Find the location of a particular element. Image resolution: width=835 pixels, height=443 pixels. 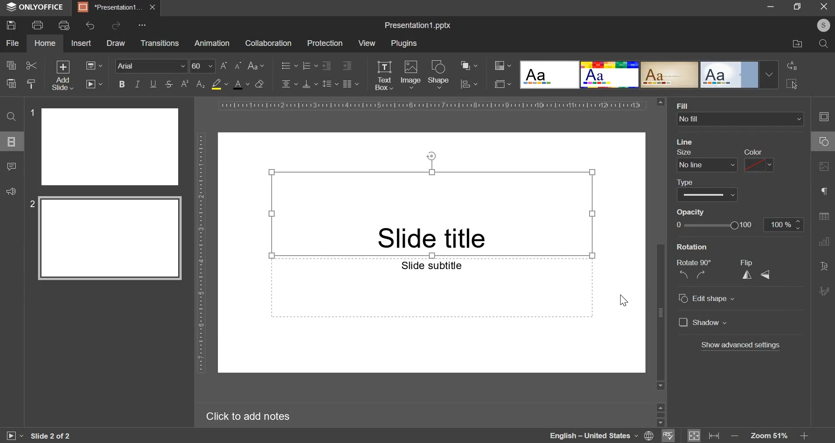

clear style is located at coordinates (31, 83).